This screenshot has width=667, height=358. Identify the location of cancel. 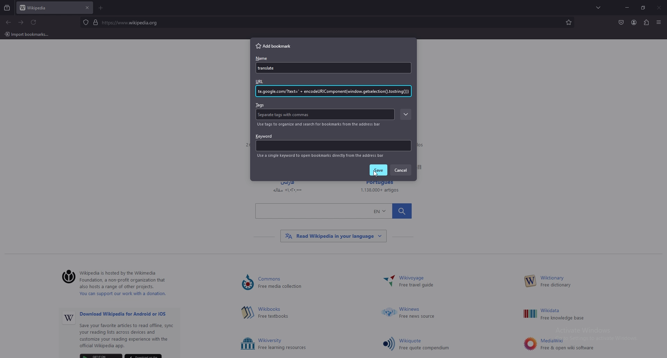
(402, 170).